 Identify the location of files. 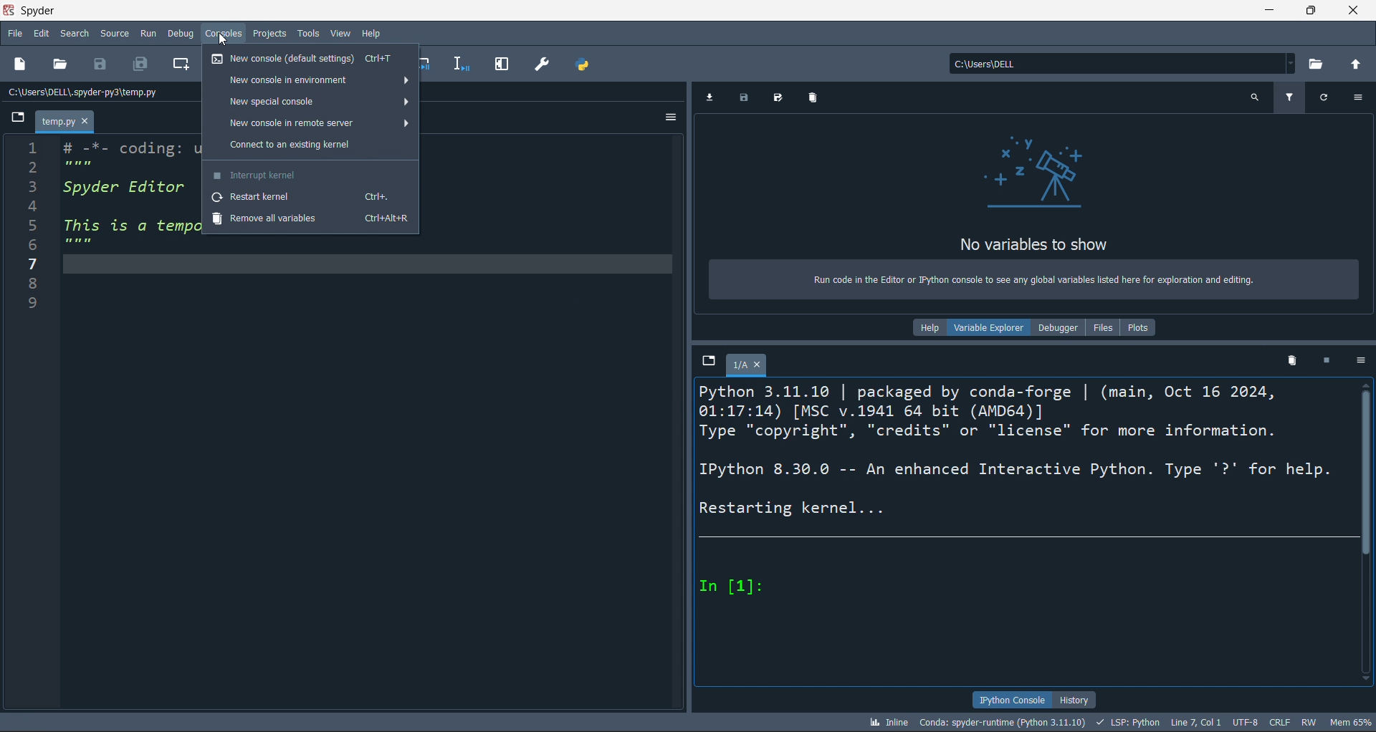
(1103, 326).